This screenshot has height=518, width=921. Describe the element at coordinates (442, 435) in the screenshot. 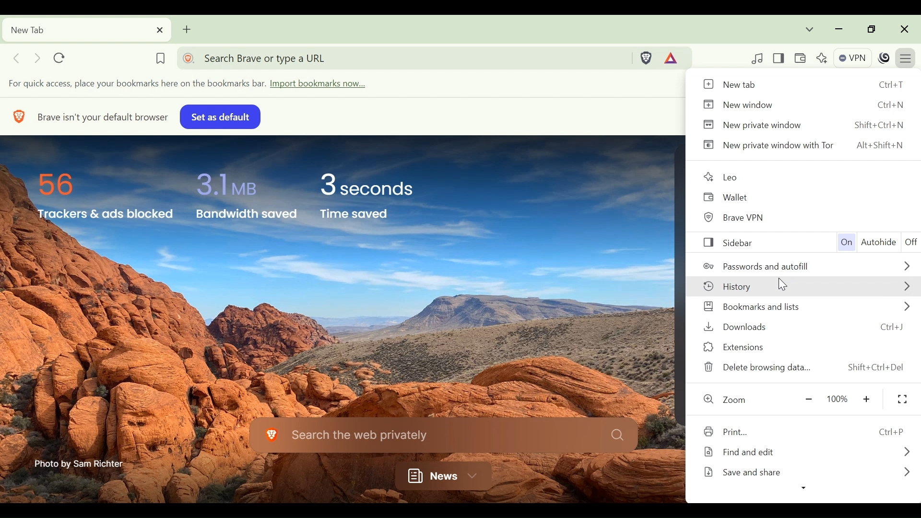

I see `Search the web privately` at that location.